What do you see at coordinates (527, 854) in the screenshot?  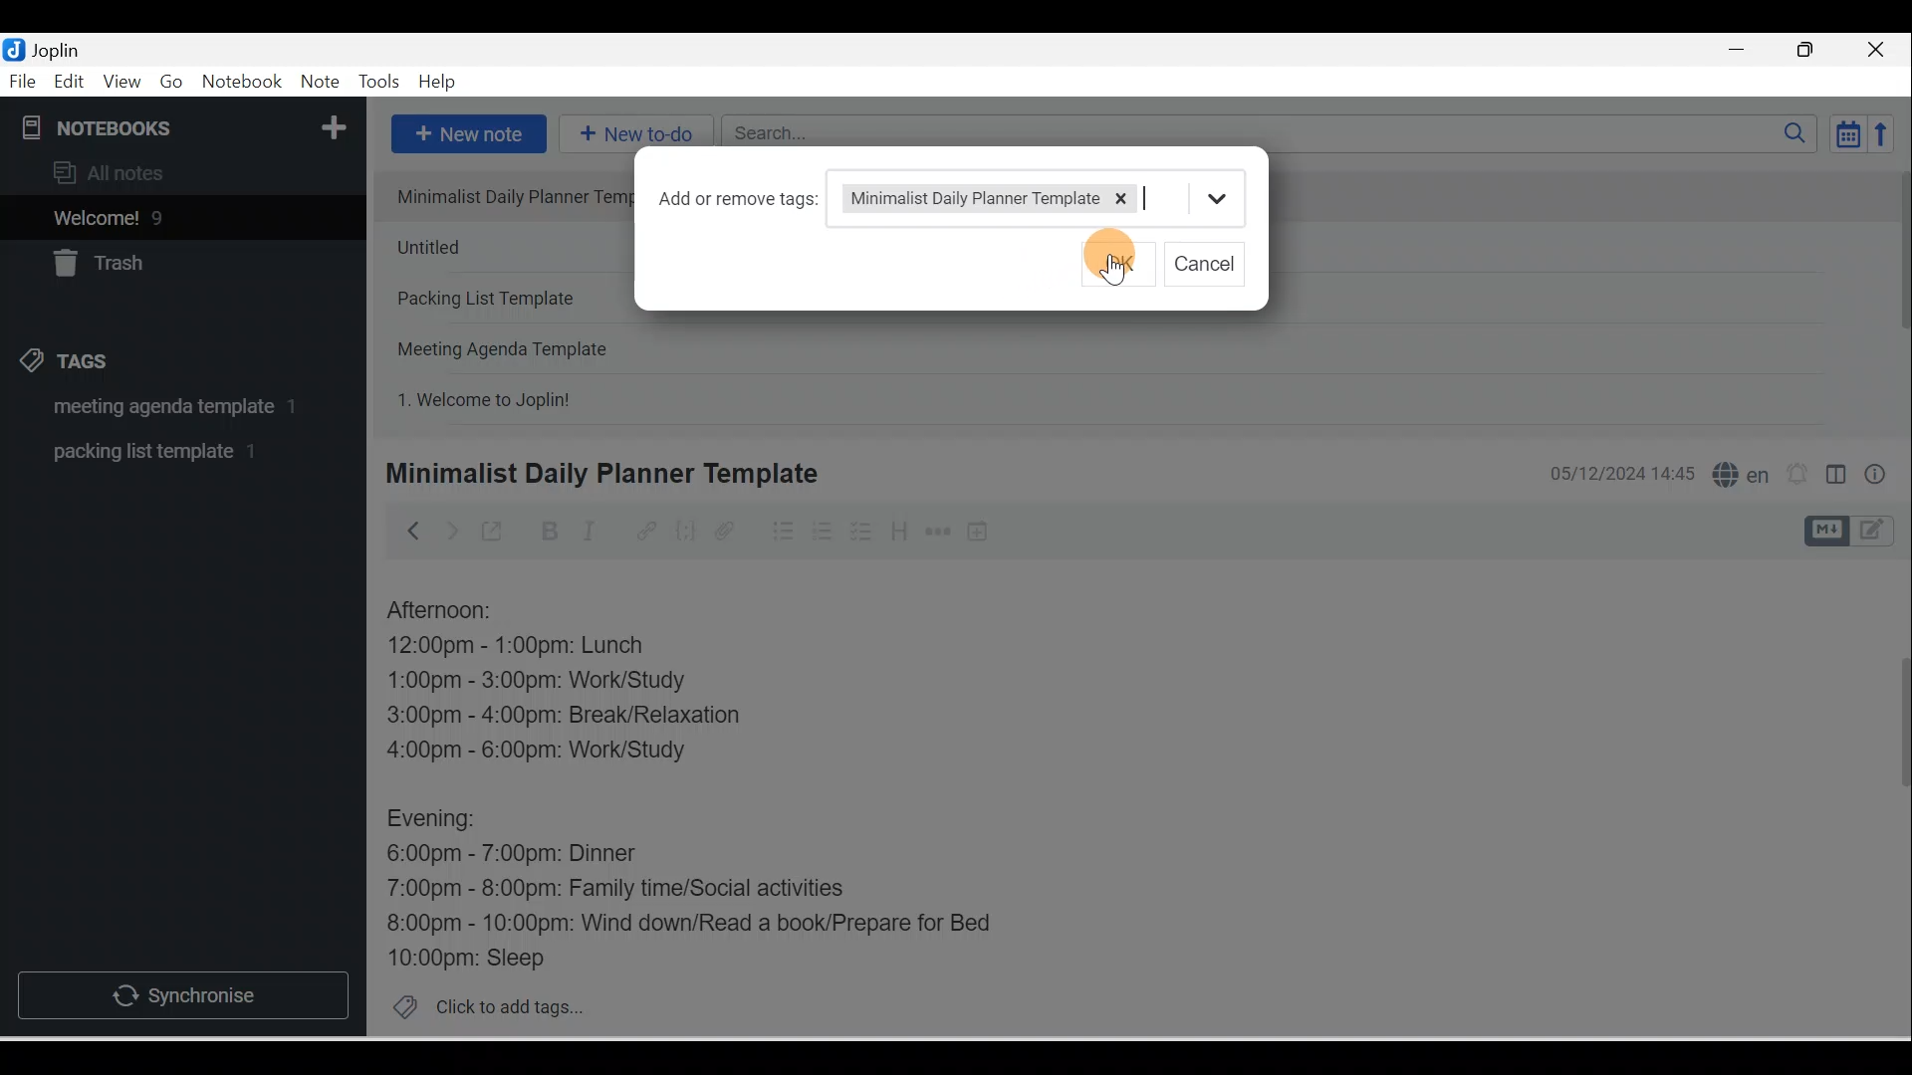 I see `6:00pm - 7:00pm: Dinner` at bounding box center [527, 854].